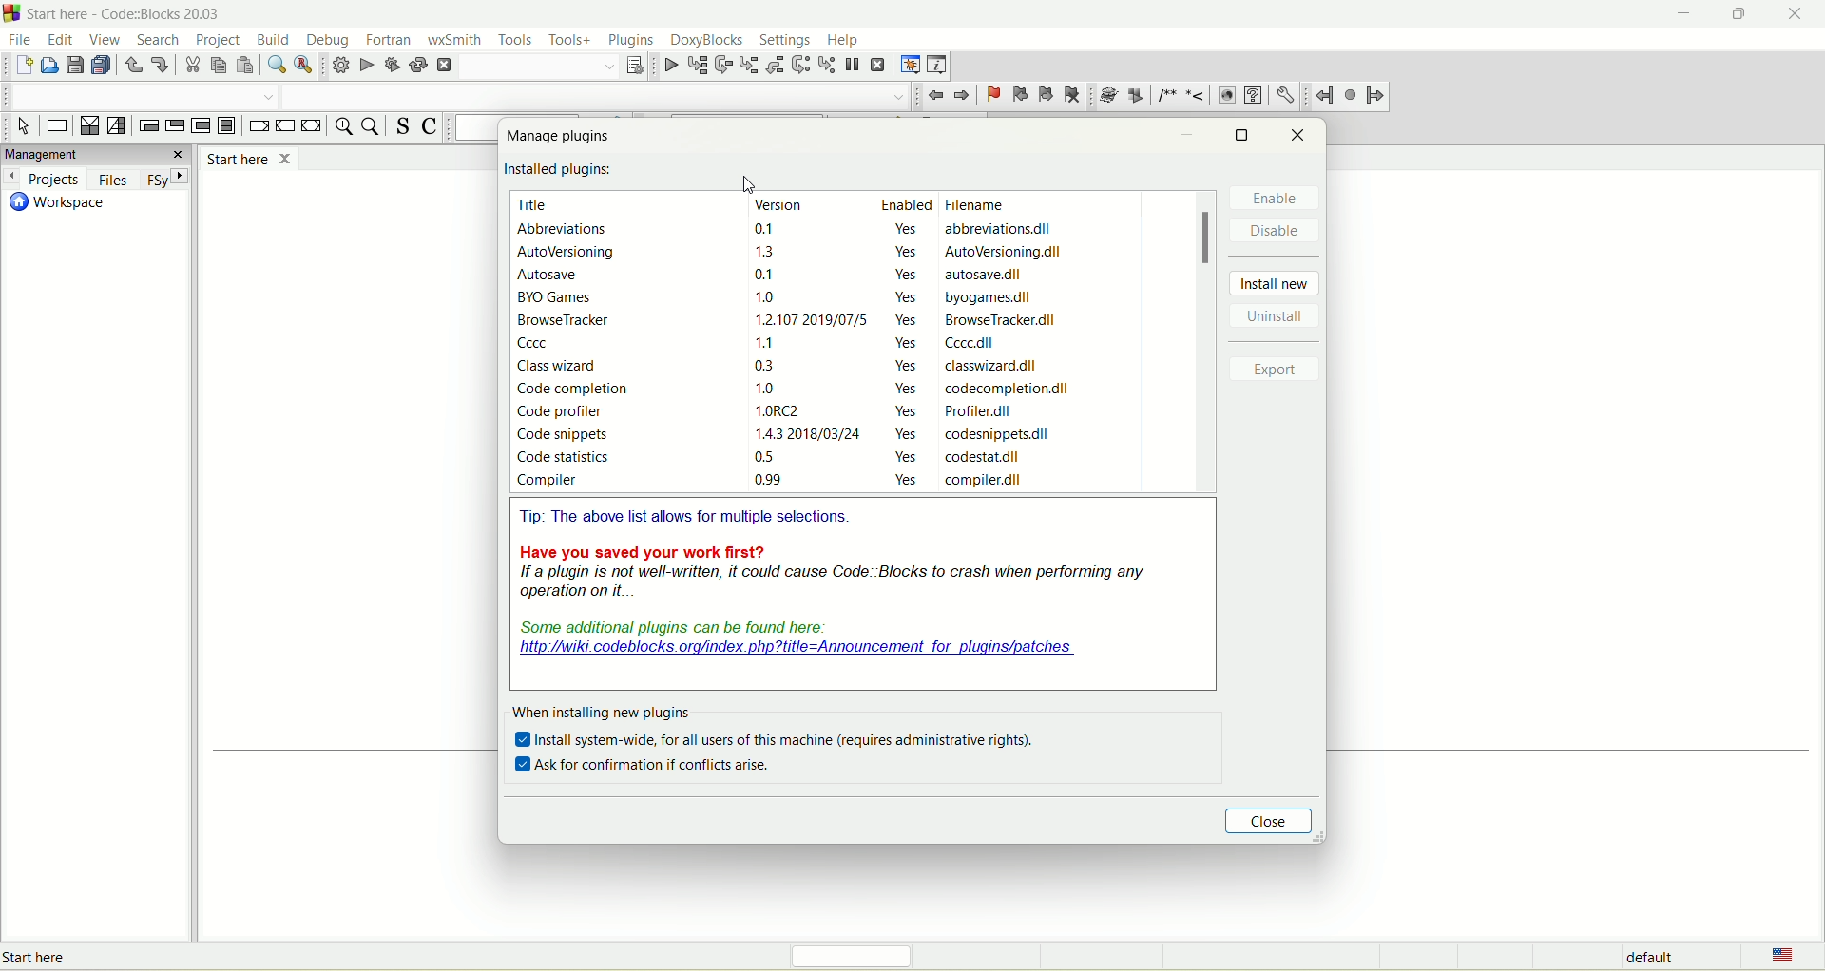 The height and width of the screenshot is (971, 1825). Describe the element at coordinates (23, 67) in the screenshot. I see `new` at that location.